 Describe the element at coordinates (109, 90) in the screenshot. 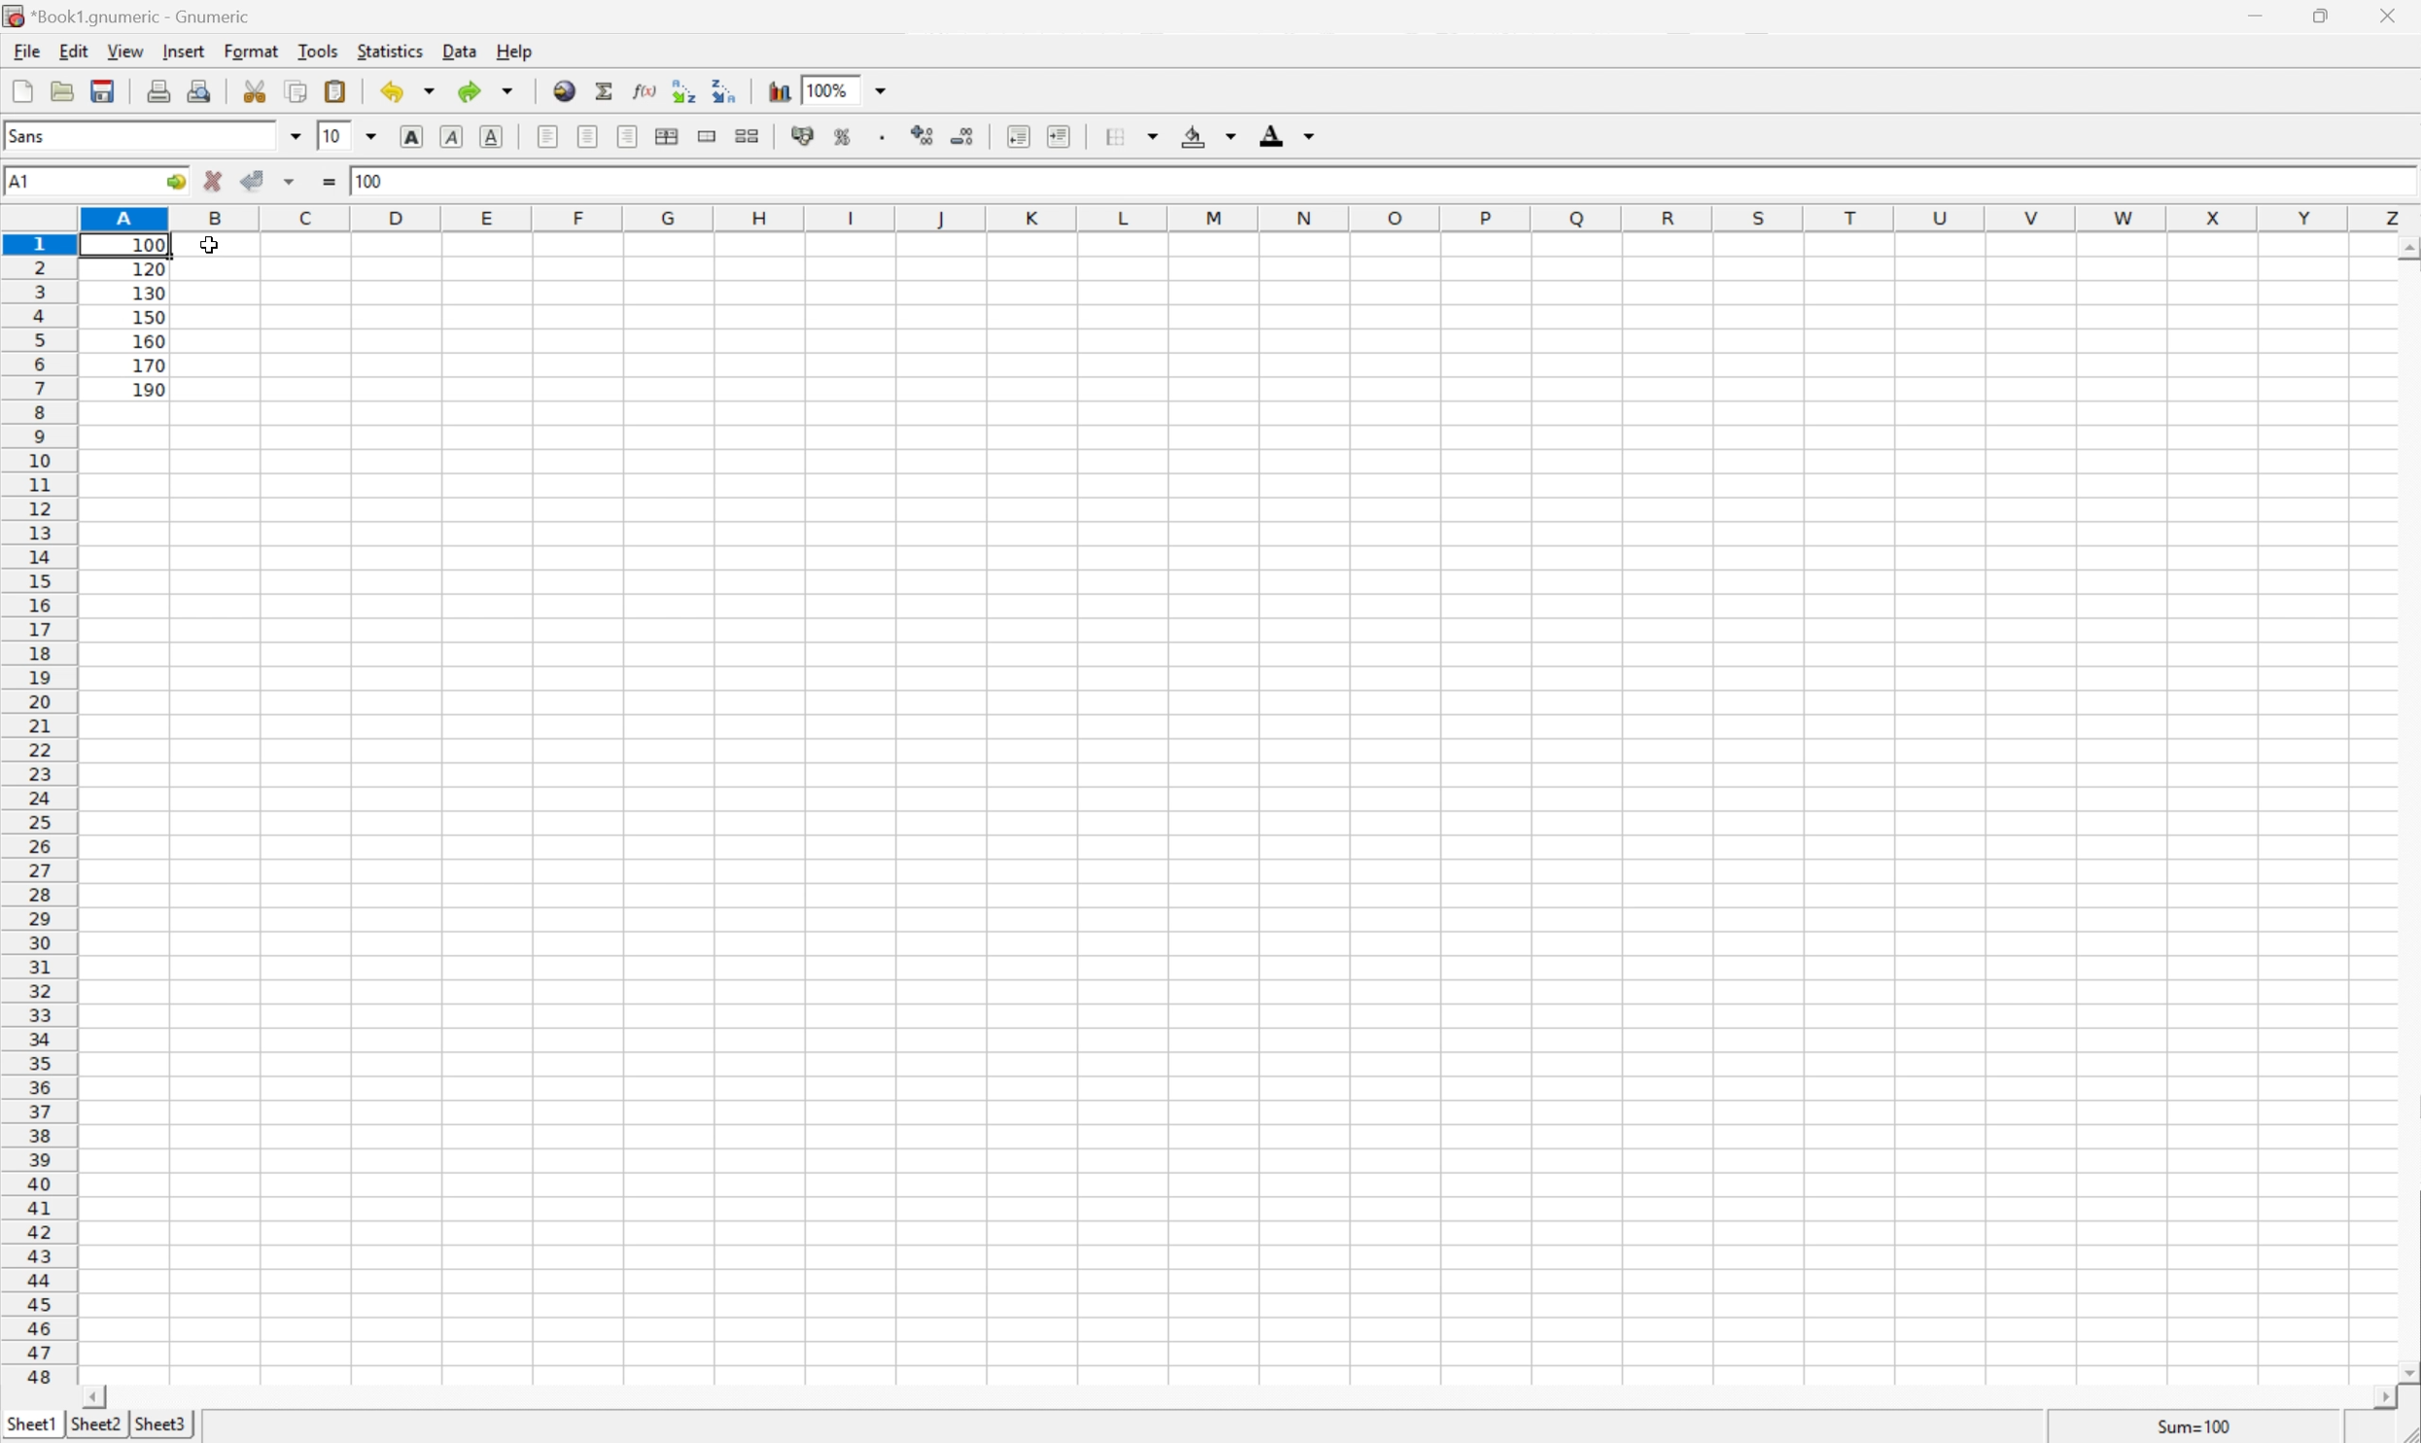

I see `Save current workbook` at that location.